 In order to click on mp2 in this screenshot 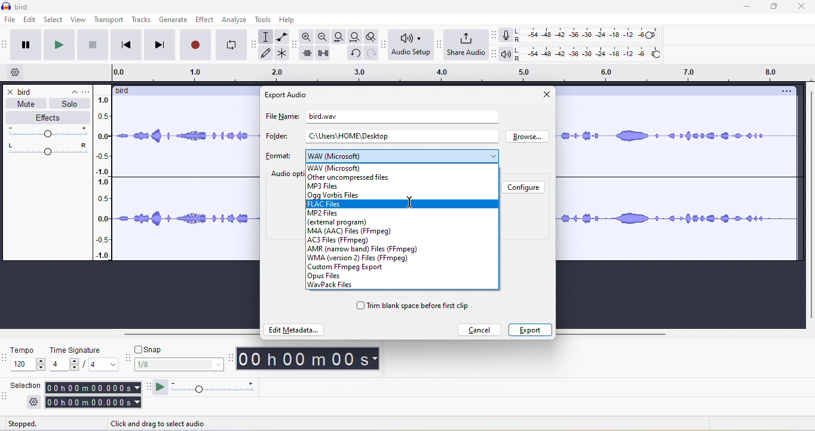, I will do `click(330, 214)`.